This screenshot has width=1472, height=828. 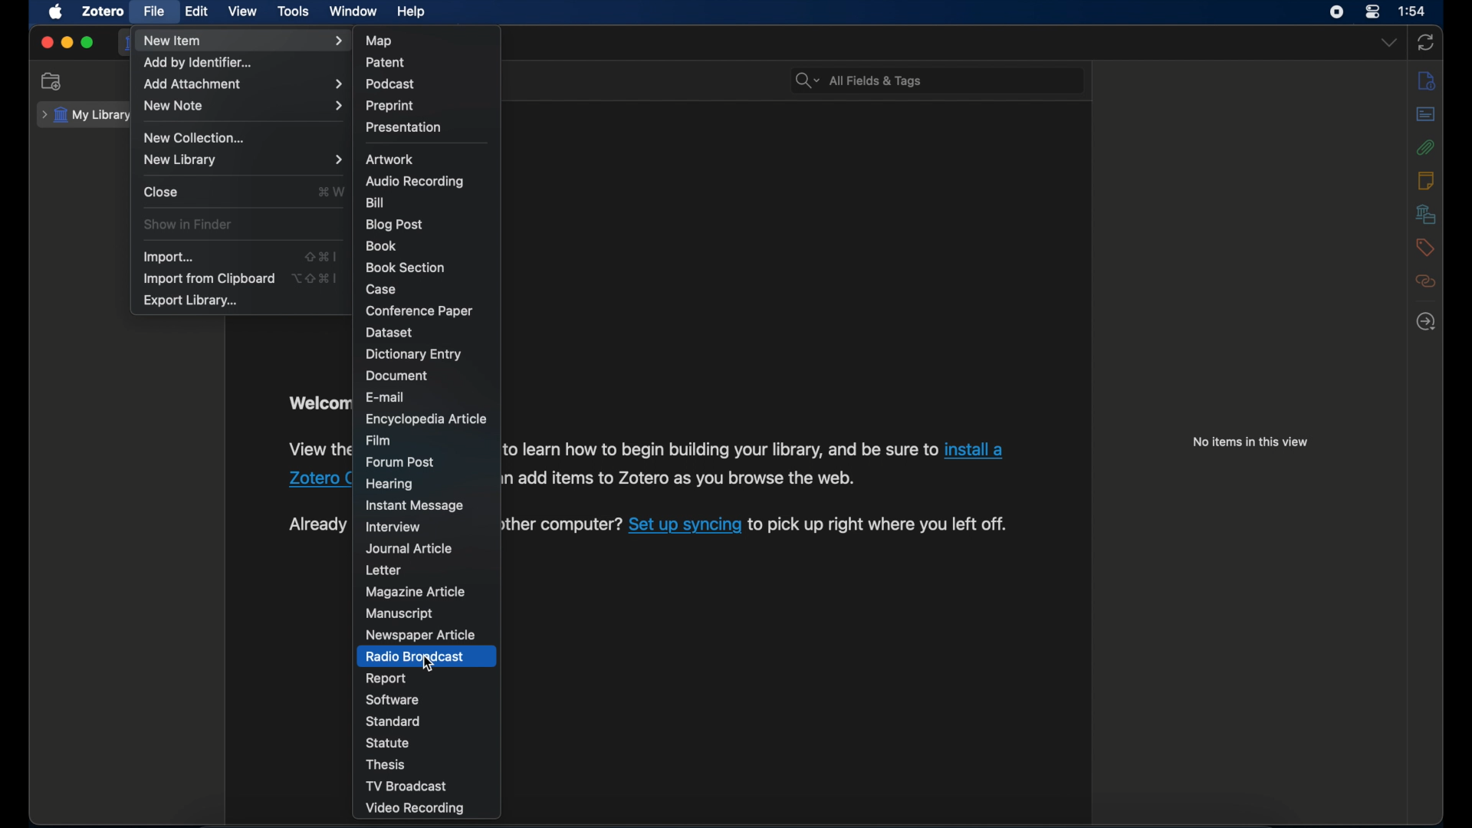 I want to click on abstract, so click(x=1427, y=114).